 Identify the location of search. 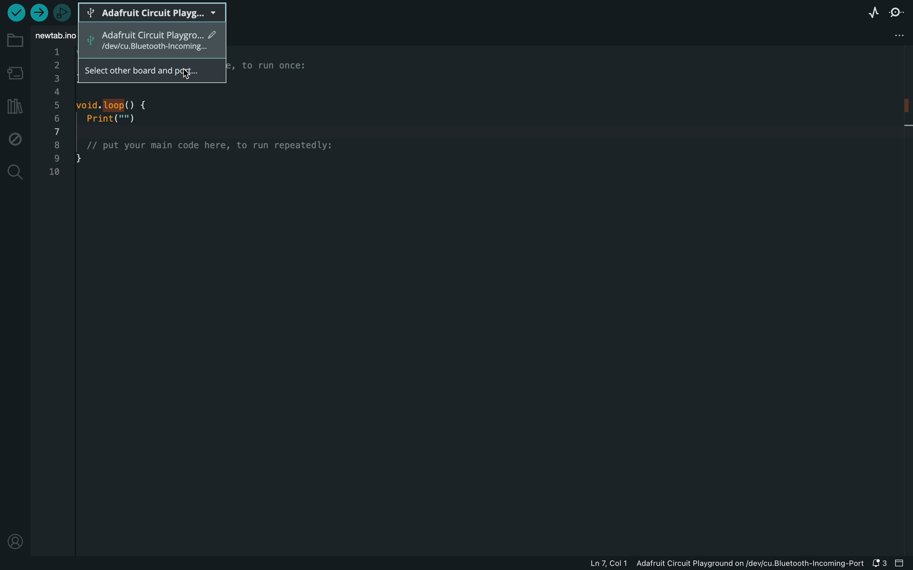
(15, 172).